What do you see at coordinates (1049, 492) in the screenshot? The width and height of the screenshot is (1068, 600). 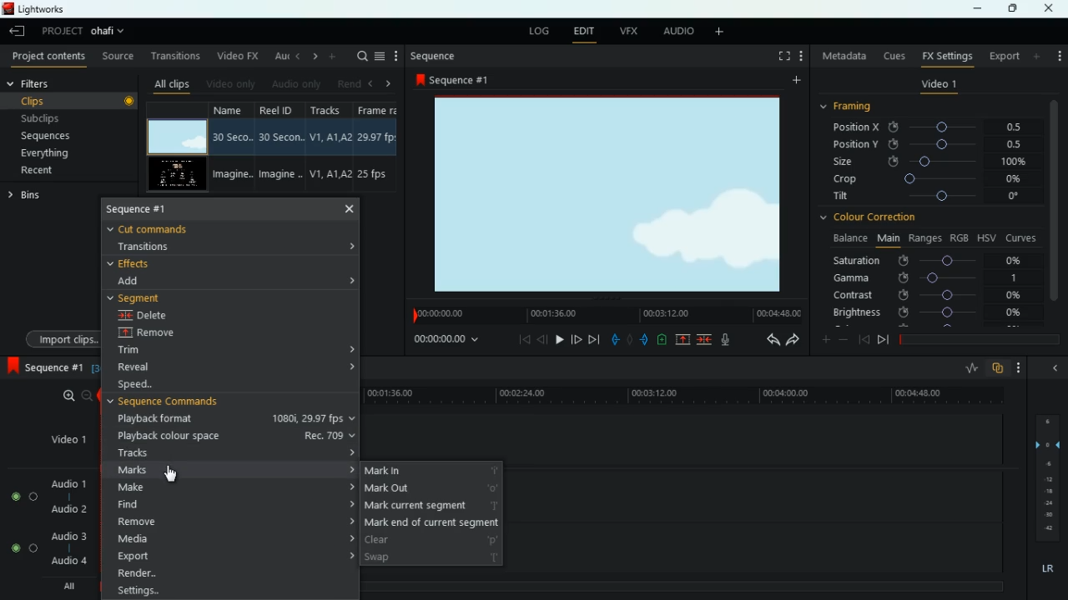 I see `-18 (layer)` at bounding box center [1049, 492].